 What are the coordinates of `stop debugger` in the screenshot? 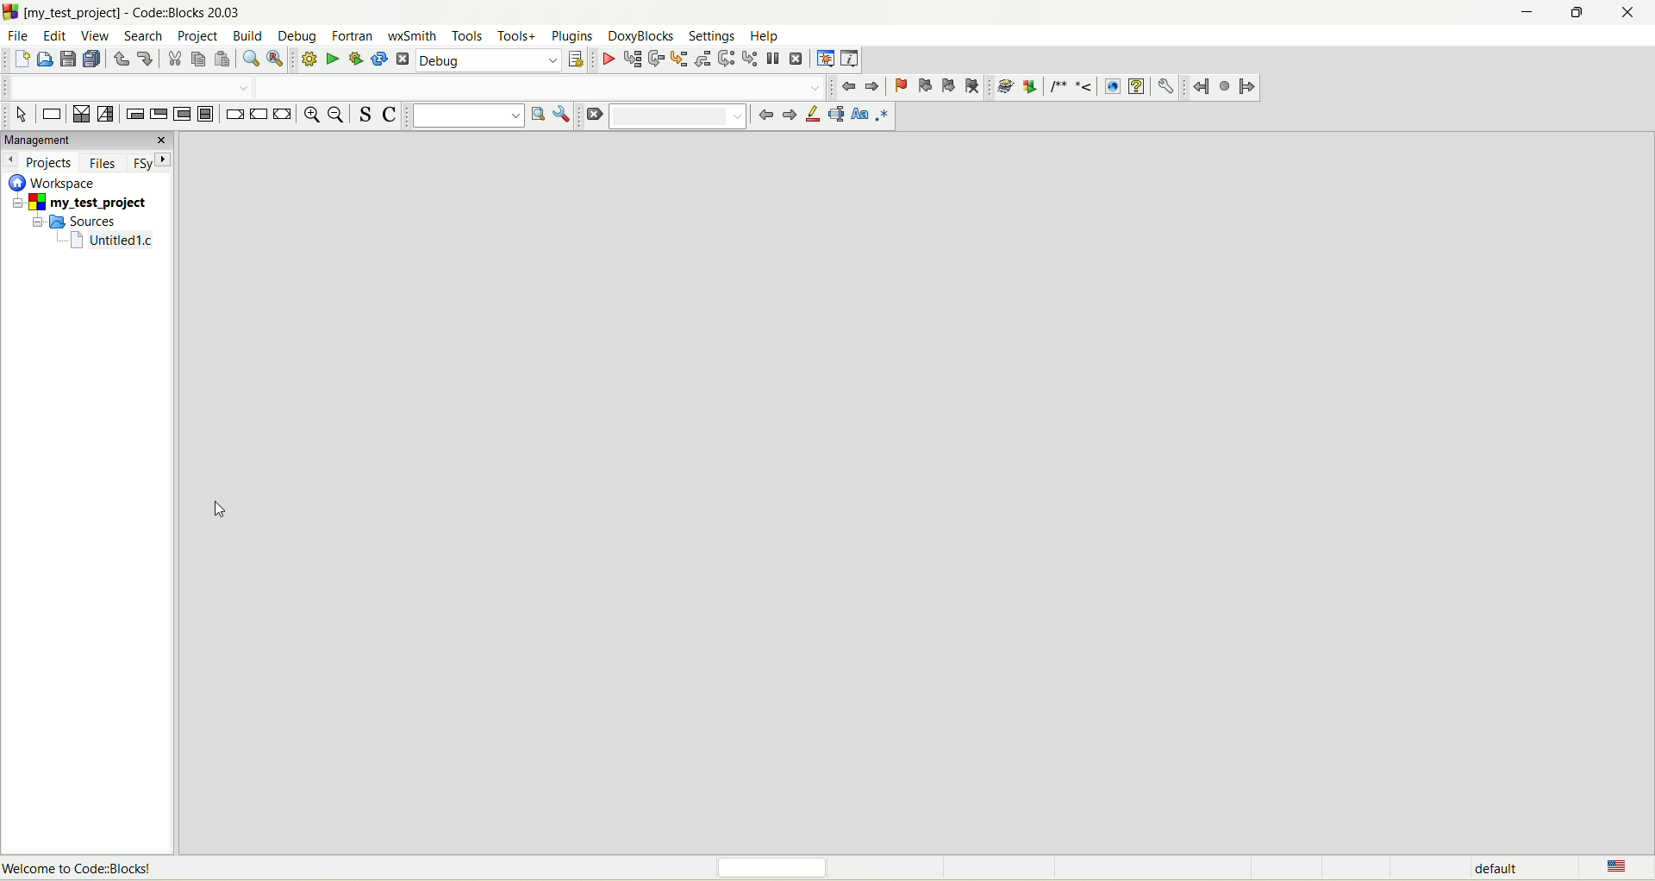 It's located at (799, 59).